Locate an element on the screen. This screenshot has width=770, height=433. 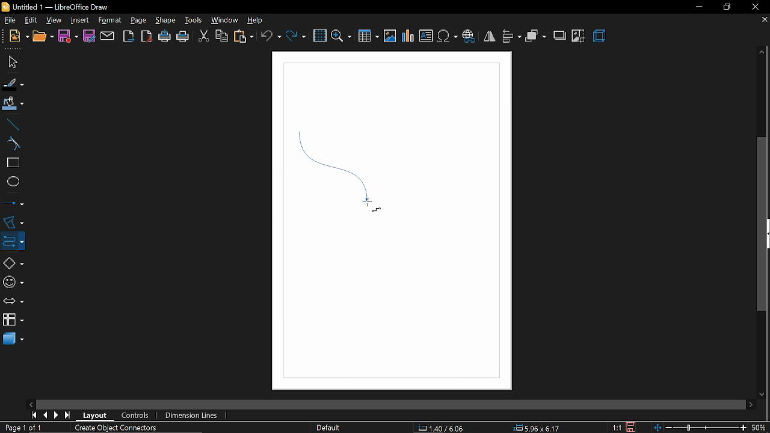
shape is located at coordinates (164, 20).